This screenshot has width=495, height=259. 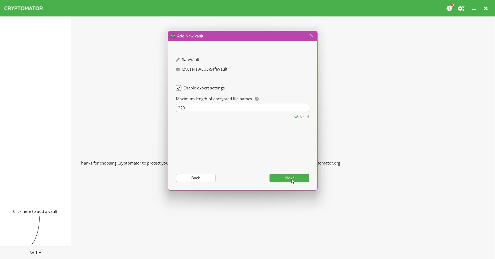 What do you see at coordinates (187, 59) in the screenshot?
I see `SafeVault` at bounding box center [187, 59].